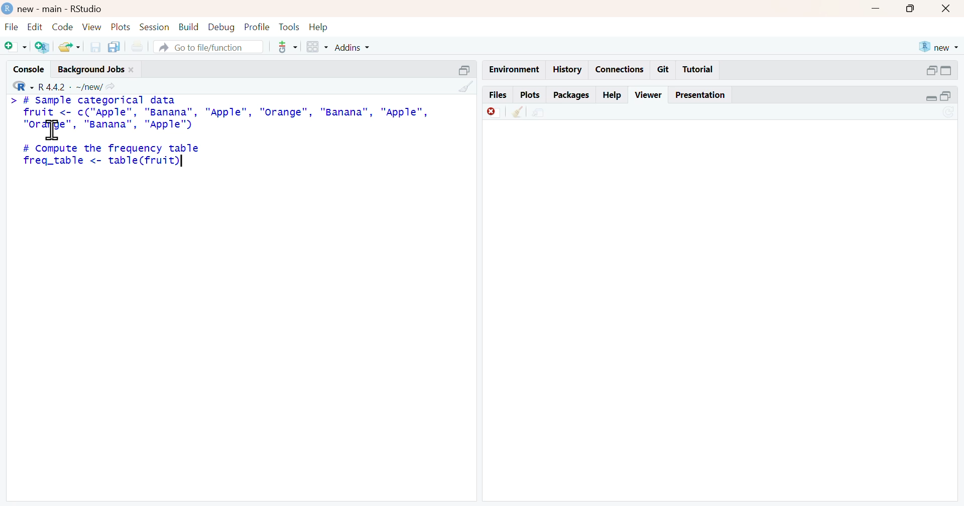 Image resolution: width=964 pixels, height=506 pixels. What do you see at coordinates (948, 72) in the screenshot?
I see `collapse` at bounding box center [948, 72].